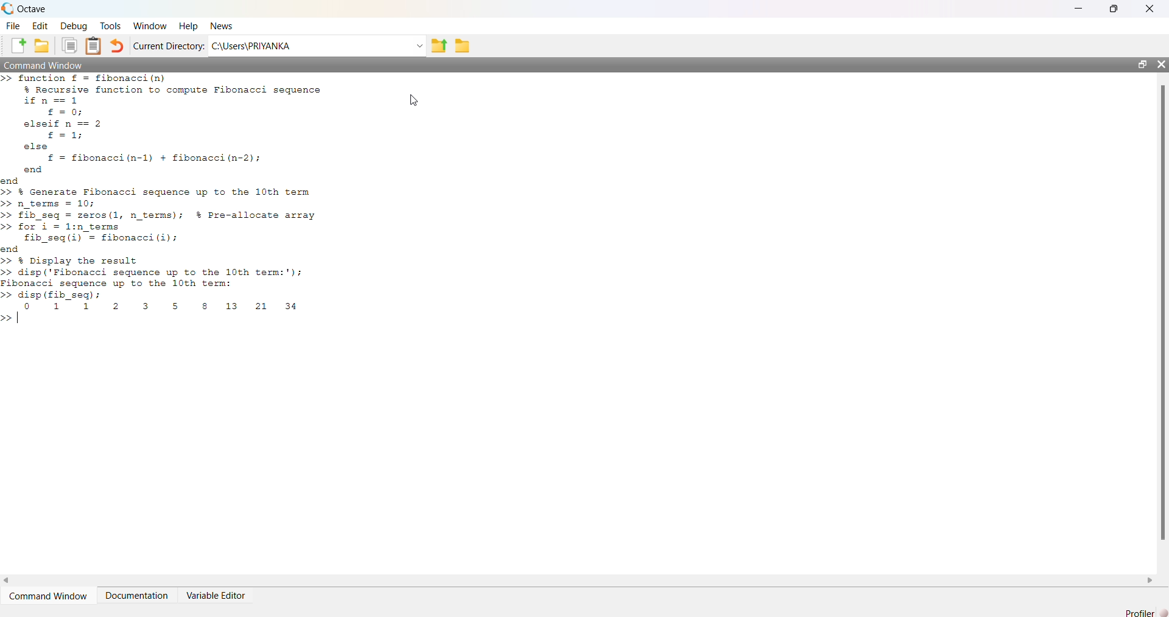  What do you see at coordinates (419, 46) in the screenshot?
I see `dropdown` at bounding box center [419, 46].